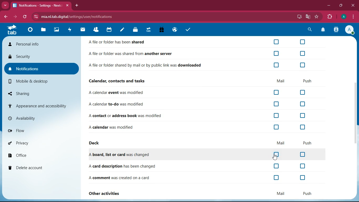 This screenshot has width=359, height=202. What do you see at coordinates (336, 30) in the screenshot?
I see `activity` at bounding box center [336, 30].